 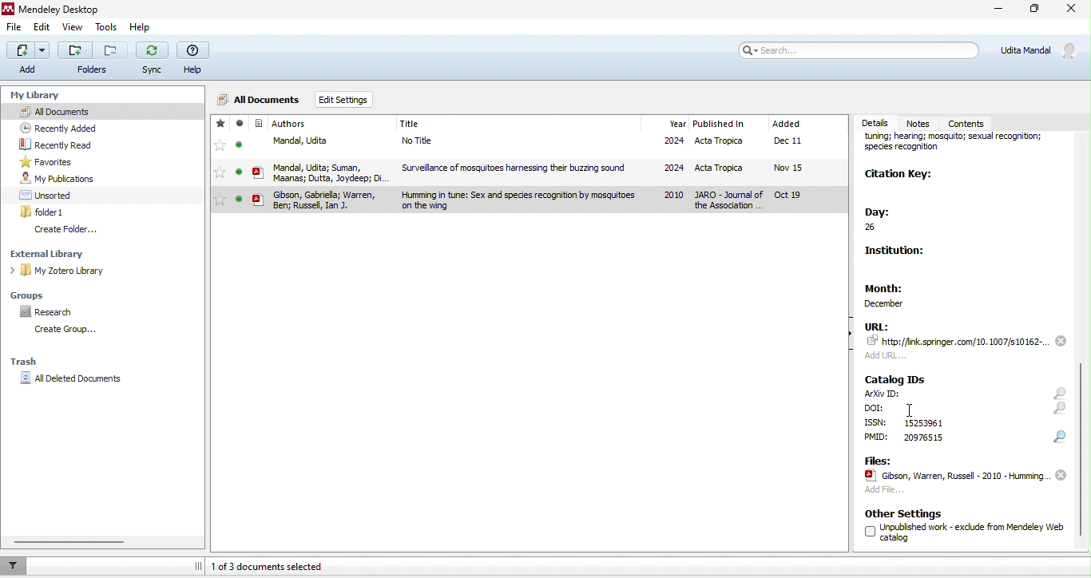 What do you see at coordinates (38, 93) in the screenshot?
I see `my library` at bounding box center [38, 93].